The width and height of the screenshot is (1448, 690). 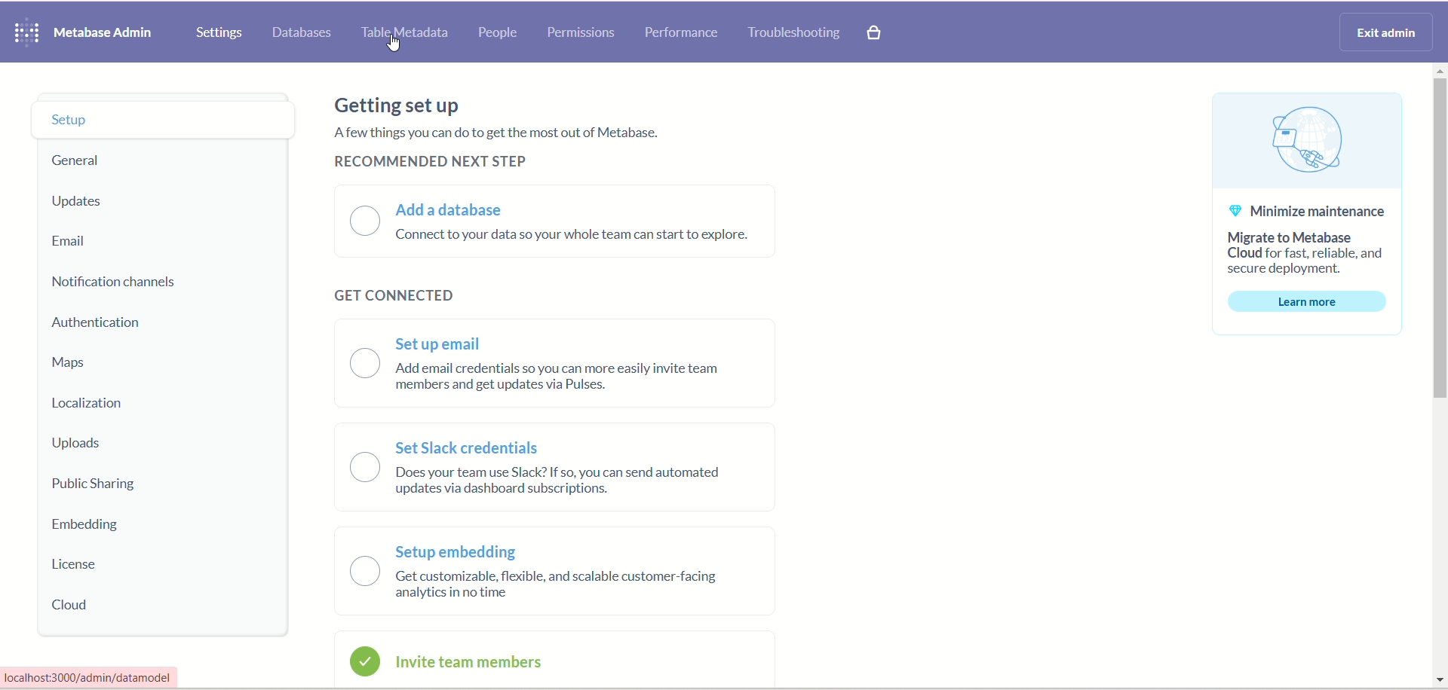 I want to click on databases, so click(x=302, y=35).